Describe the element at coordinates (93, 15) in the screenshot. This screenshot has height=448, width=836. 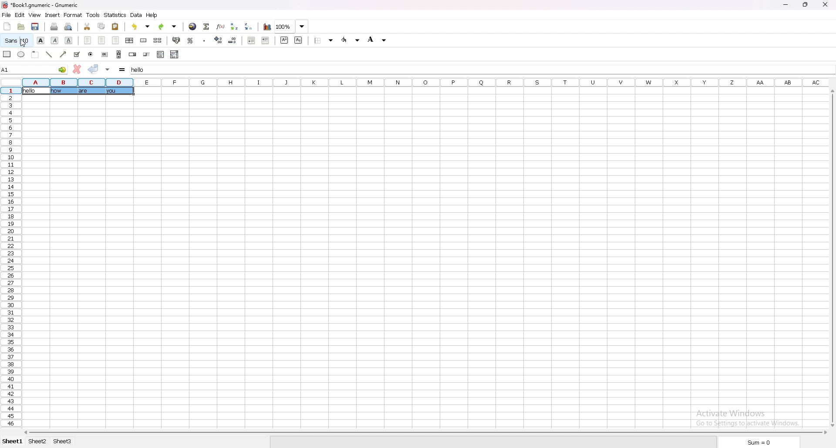
I see `tools` at that location.